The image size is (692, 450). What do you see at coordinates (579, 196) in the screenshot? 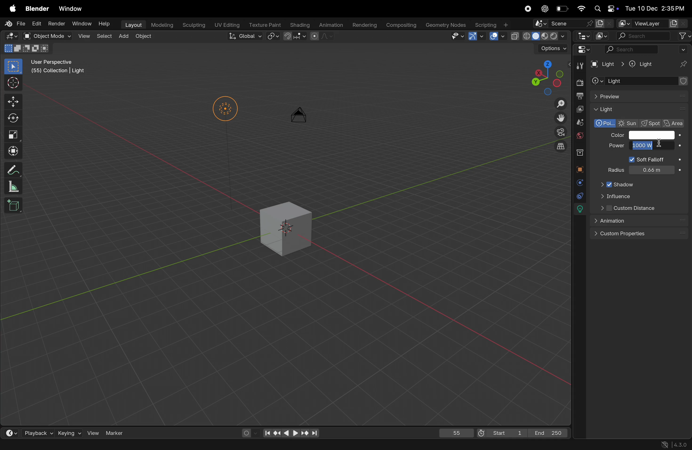
I see `constarints` at bounding box center [579, 196].